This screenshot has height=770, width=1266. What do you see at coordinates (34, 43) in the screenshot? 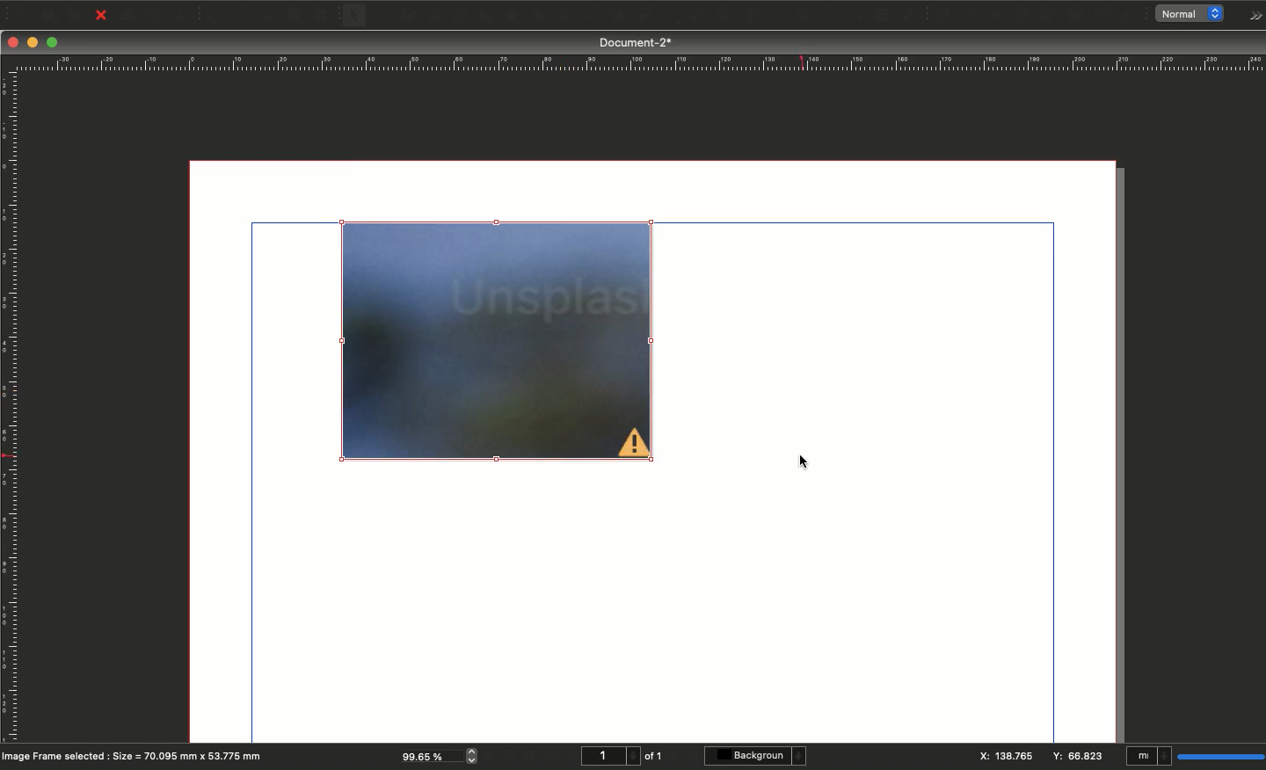
I see `Minimize` at bounding box center [34, 43].